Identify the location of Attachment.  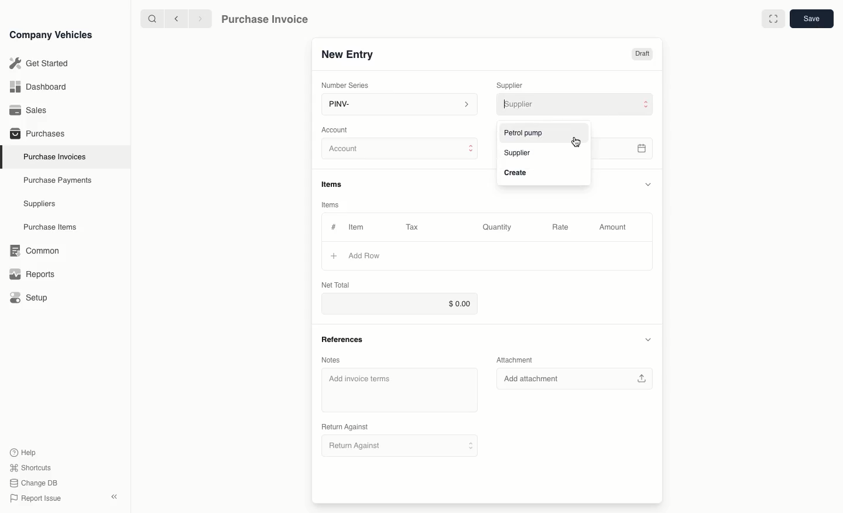
(519, 360).